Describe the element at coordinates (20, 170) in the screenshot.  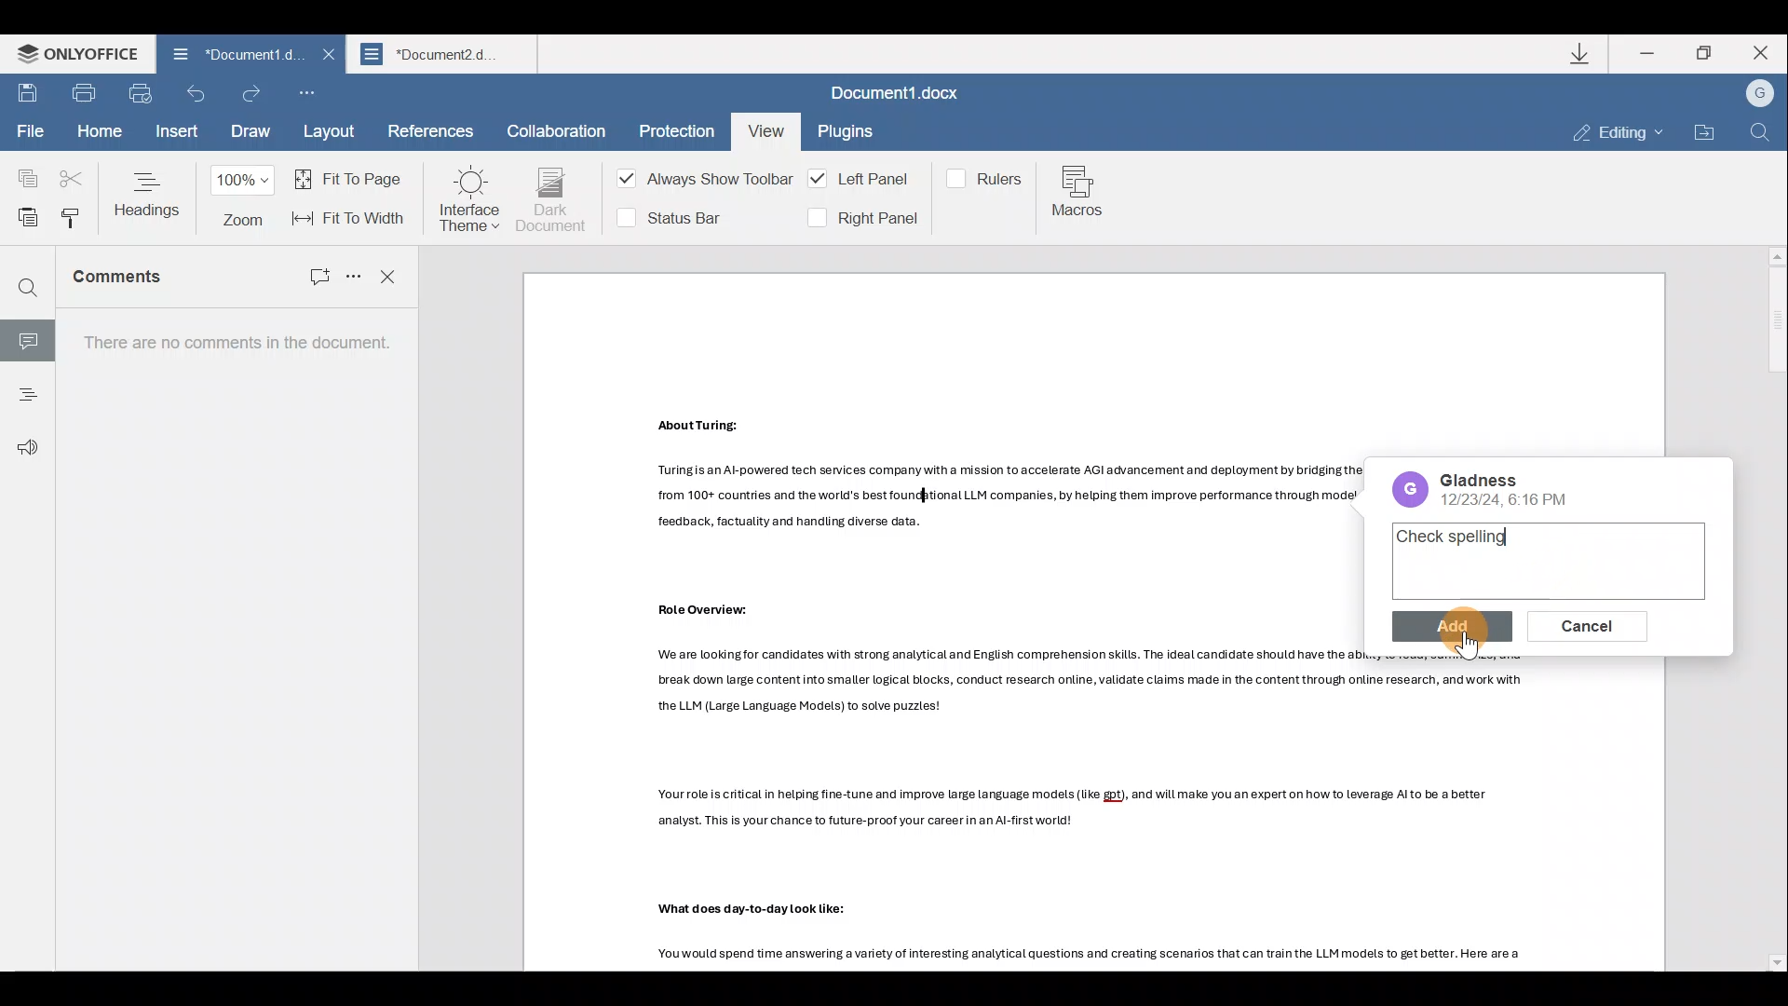
I see `Copy` at that location.